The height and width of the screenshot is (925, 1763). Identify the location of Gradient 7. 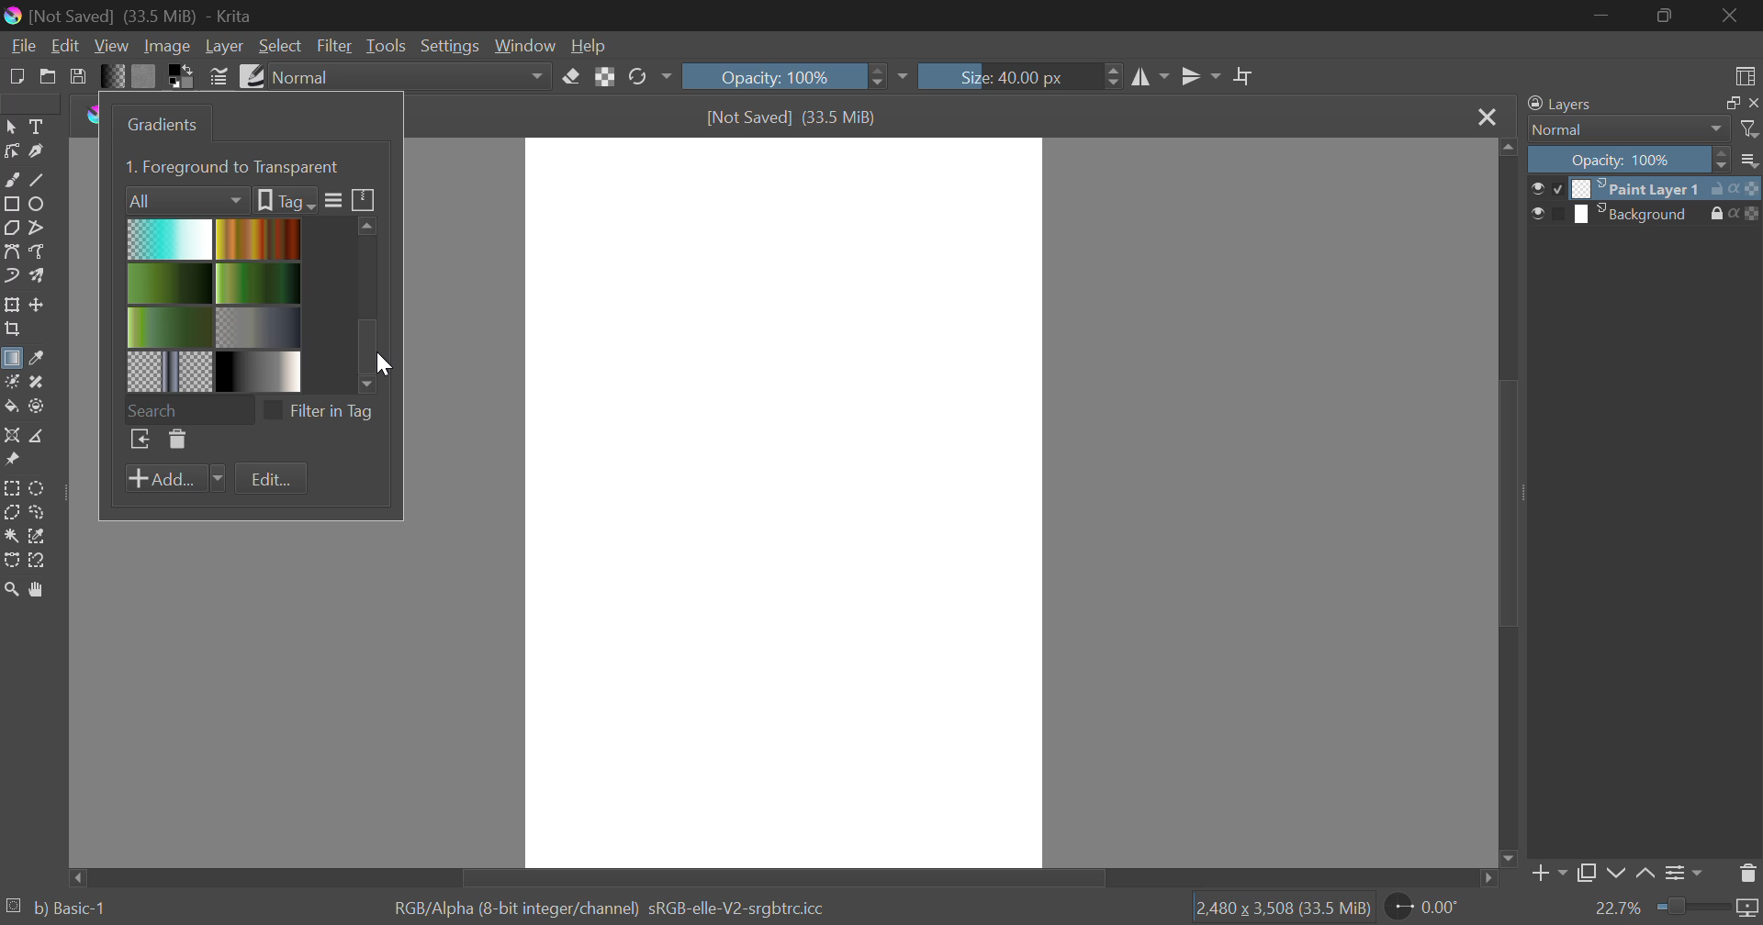
(171, 371).